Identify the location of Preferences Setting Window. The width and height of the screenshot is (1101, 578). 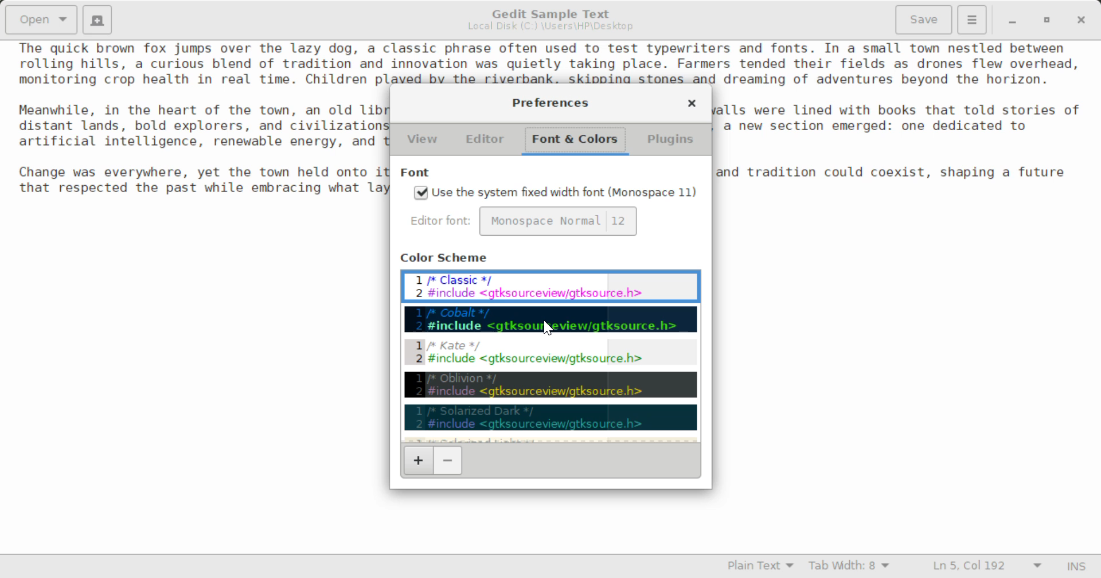
(552, 102).